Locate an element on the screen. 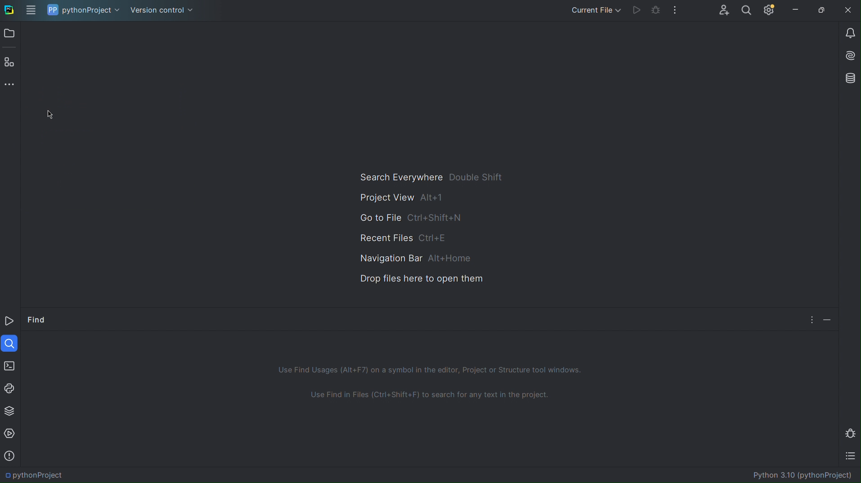 The width and height of the screenshot is (861, 483). More is located at coordinates (9, 83).